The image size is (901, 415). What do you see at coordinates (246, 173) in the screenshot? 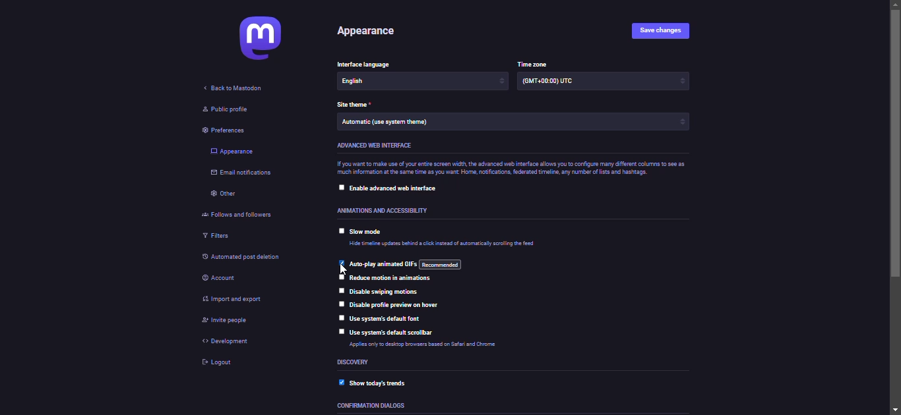
I see `email notifications` at bounding box center [246, 173].